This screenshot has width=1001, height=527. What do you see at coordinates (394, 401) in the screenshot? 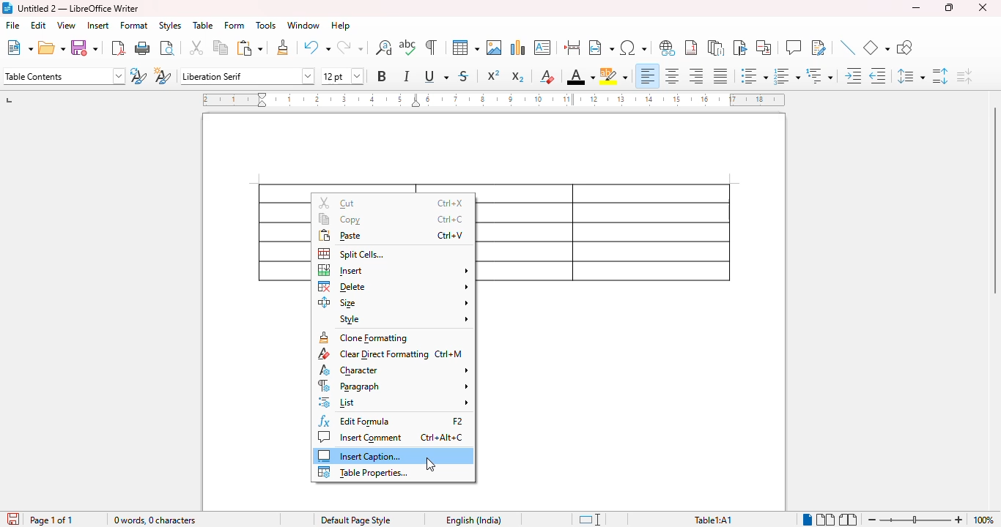
I see `list` at bounding box center [394, 401].